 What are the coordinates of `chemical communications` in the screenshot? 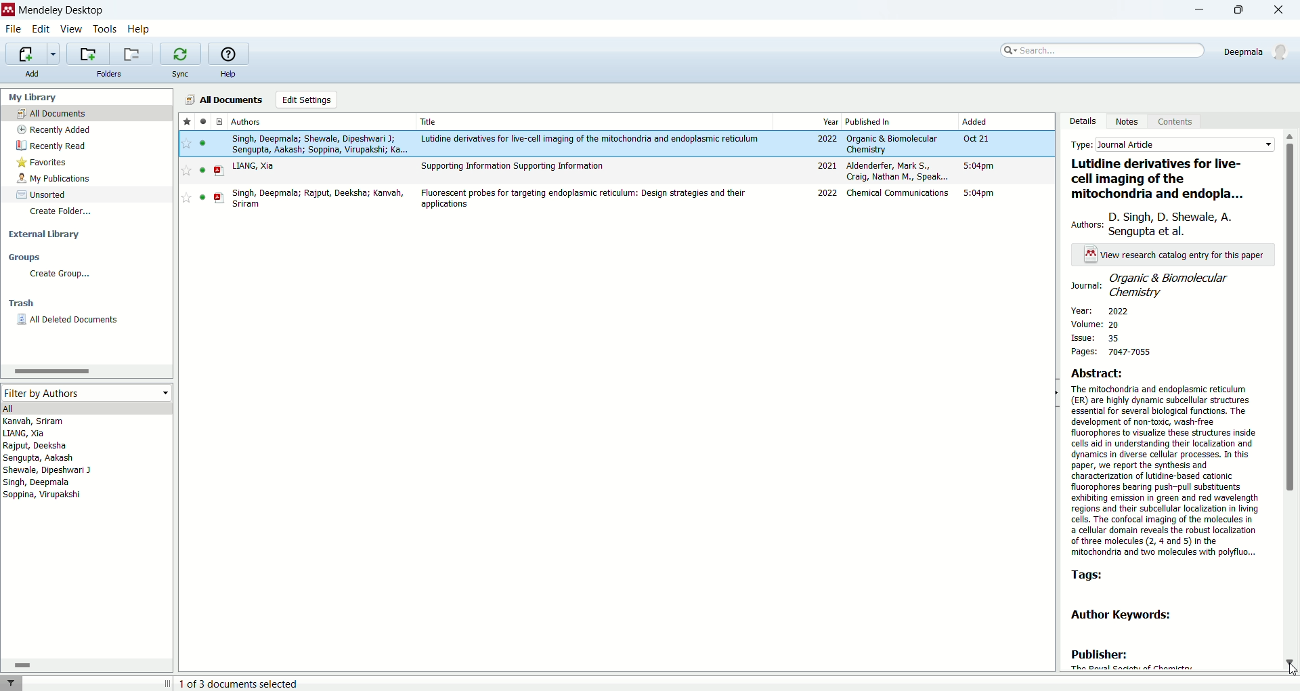 It's located at (899, 192).